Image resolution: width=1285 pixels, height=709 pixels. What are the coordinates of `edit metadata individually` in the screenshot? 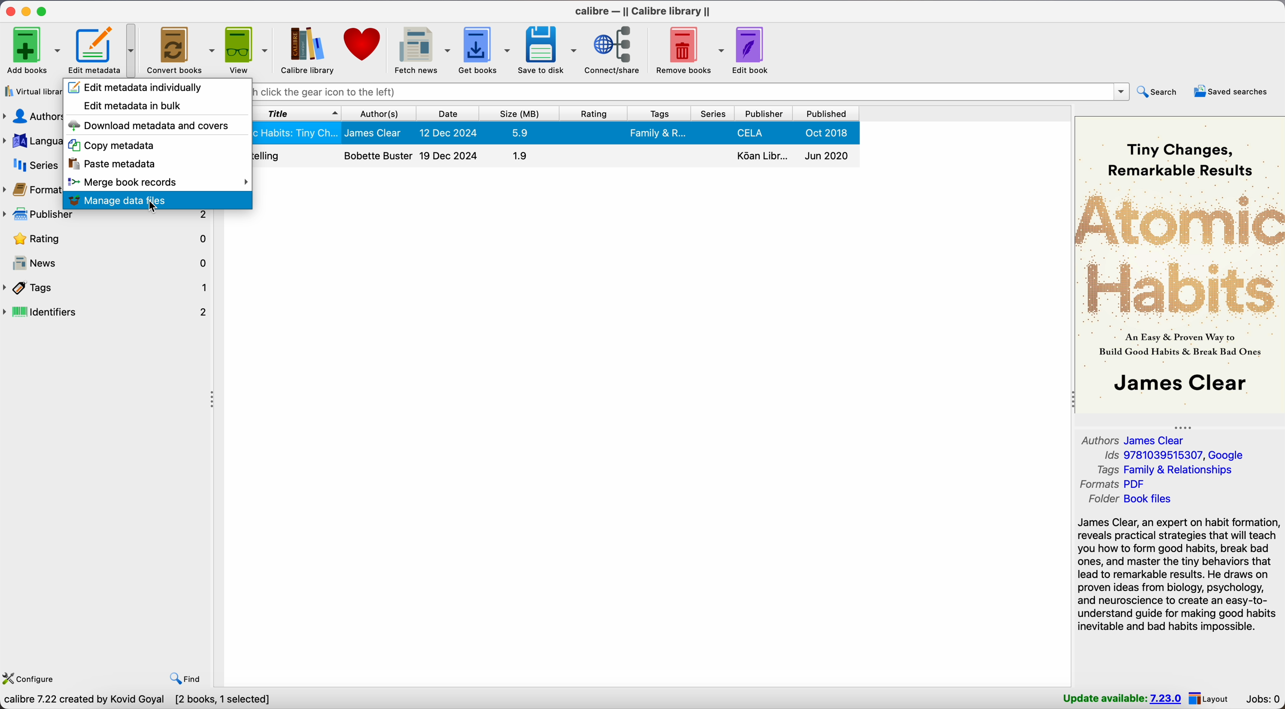 It's located at (137, 87).